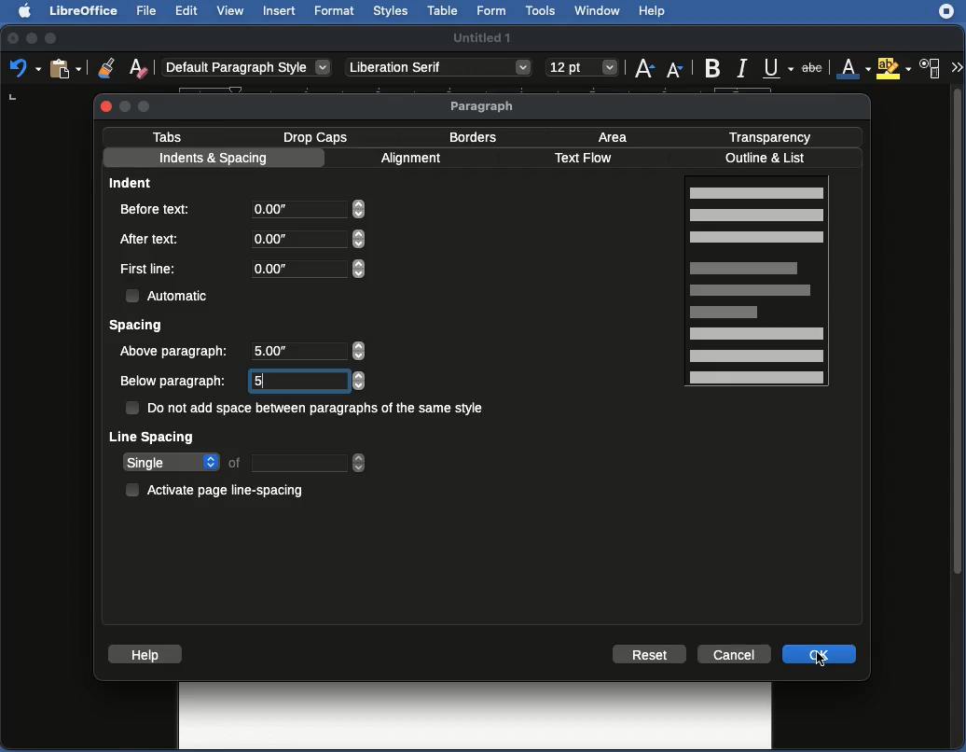 Image resolution: width=966 pixels, height=752 pixels. What do you see at coordinates (145, 11) in the screenshot?
I see `File` at bounding box center [145, 11].